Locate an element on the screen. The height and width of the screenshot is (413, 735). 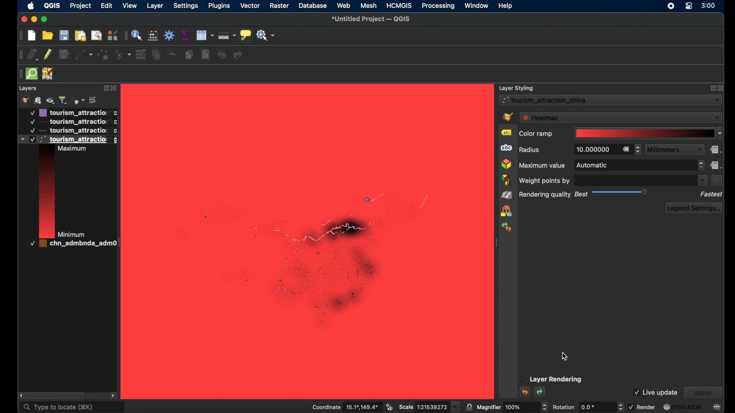
manage map theme is located at coordinates (51, 100).